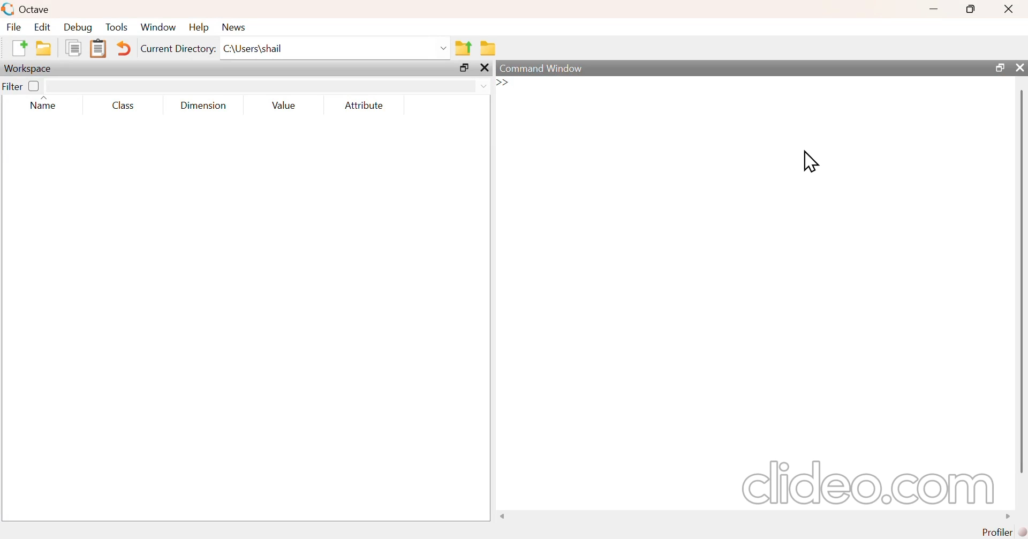 The width and height of the screenshot is (1028, 539). Describe the element at coordinates (235, 27) in the screenshot. I see `news` at that location.